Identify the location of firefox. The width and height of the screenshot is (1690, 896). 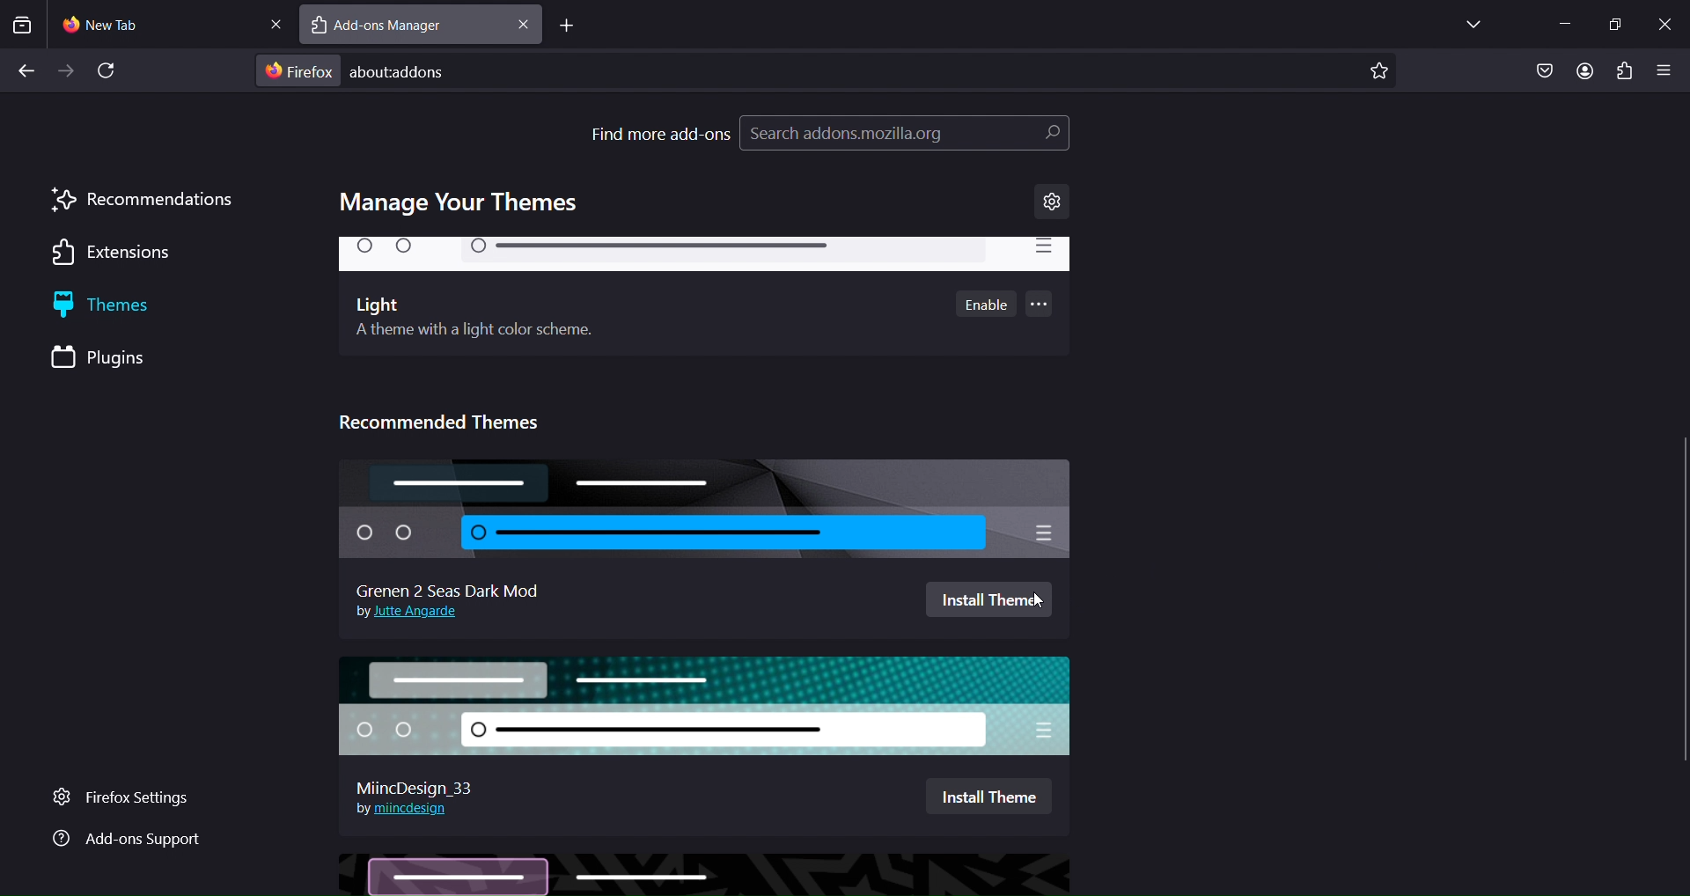
(300, 70).